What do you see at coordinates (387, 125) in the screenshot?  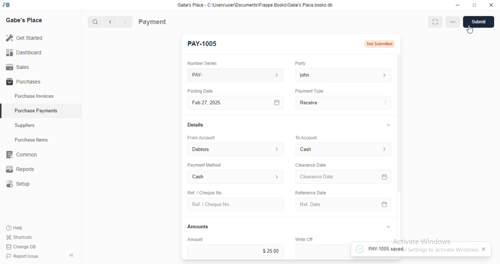 I see `expand/collapse` at bounding box center [387, 125].